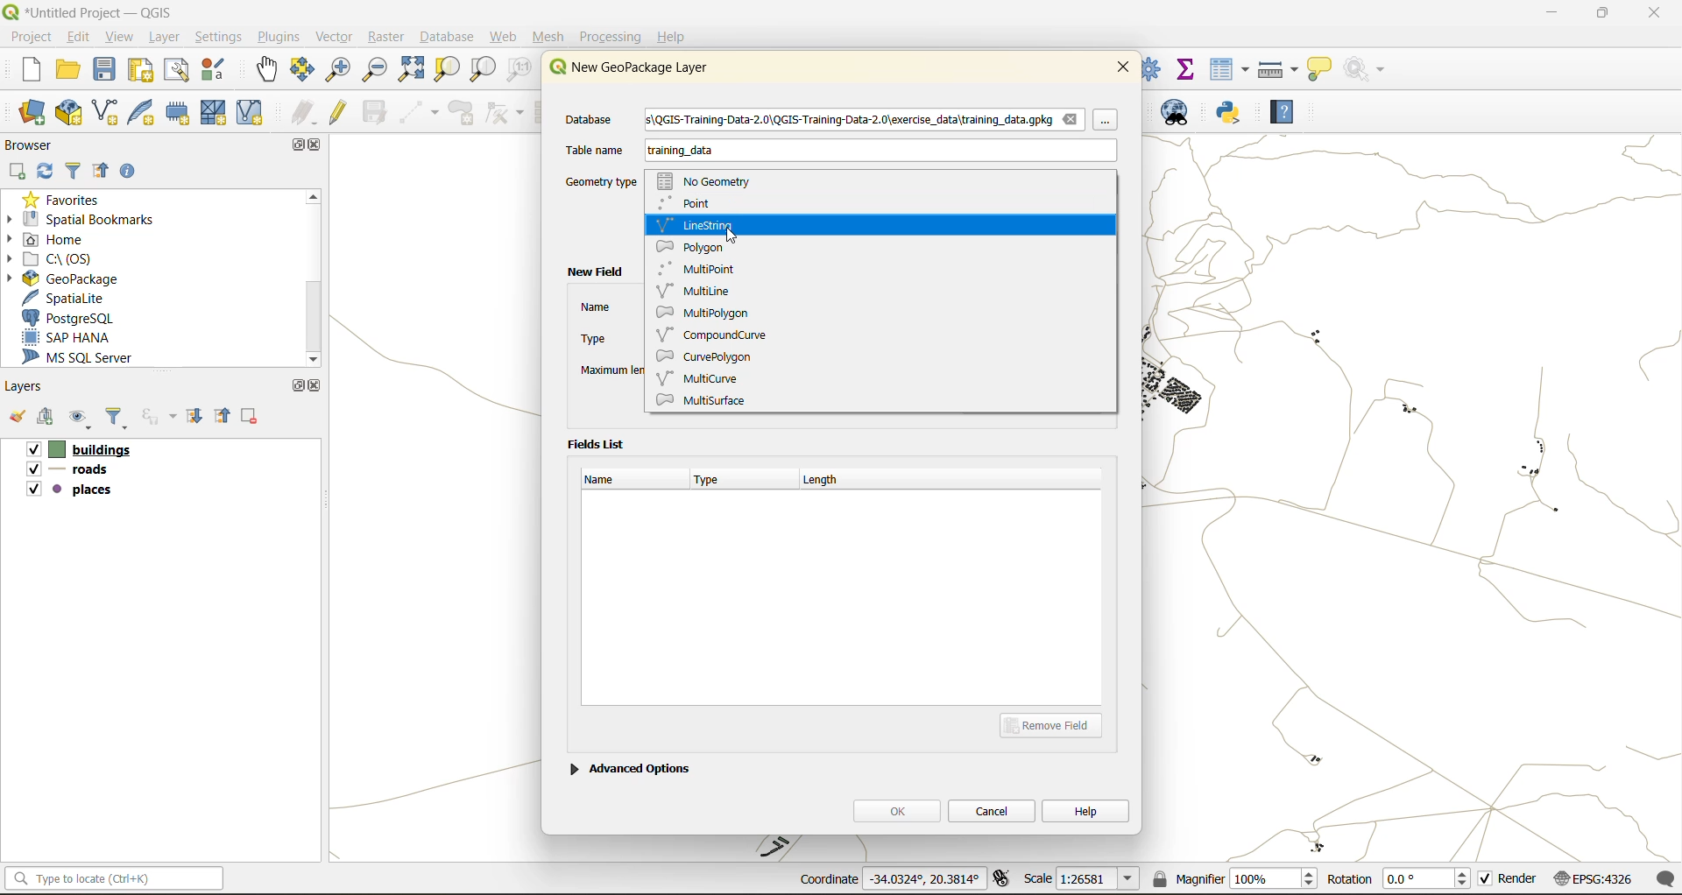  What do you see at coordinates (692, 203) in the screenshot?
I see `point` at bounding box center [692, 203].